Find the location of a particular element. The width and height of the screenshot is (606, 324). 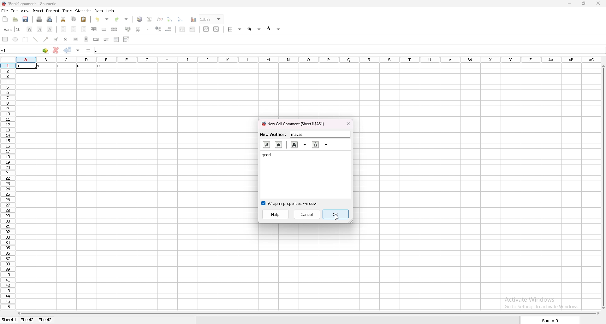

file is located at coordinates (5, 11).